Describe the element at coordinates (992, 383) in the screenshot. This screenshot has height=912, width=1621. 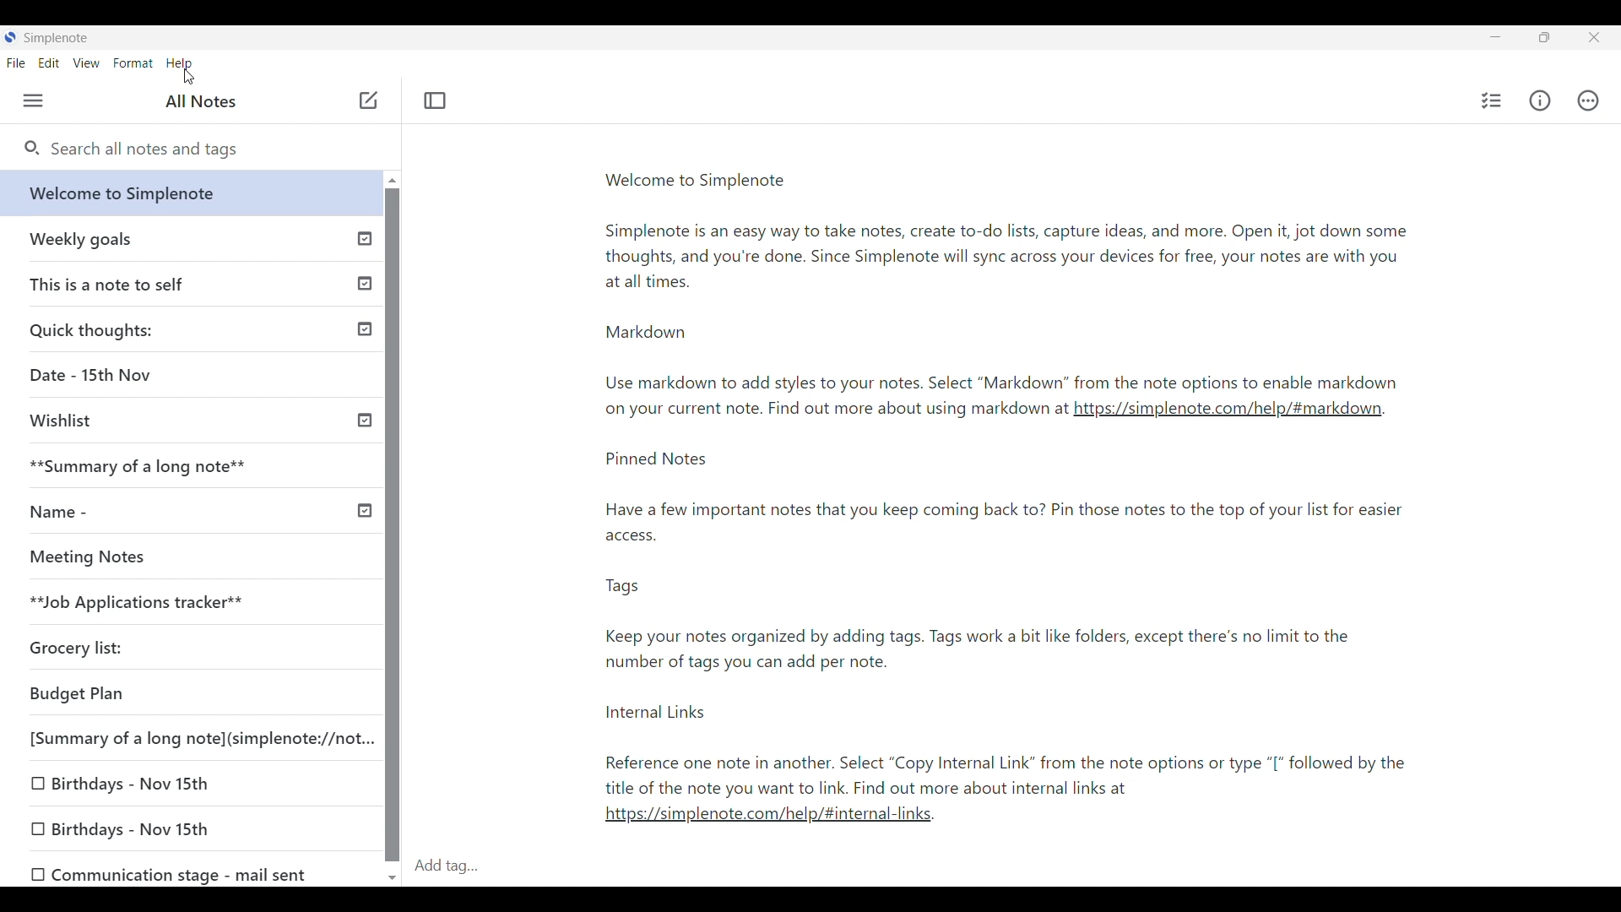
I see `Use markdown to add styles to your notes. Select “Markdown” from the note options to enable markdown` at that location.